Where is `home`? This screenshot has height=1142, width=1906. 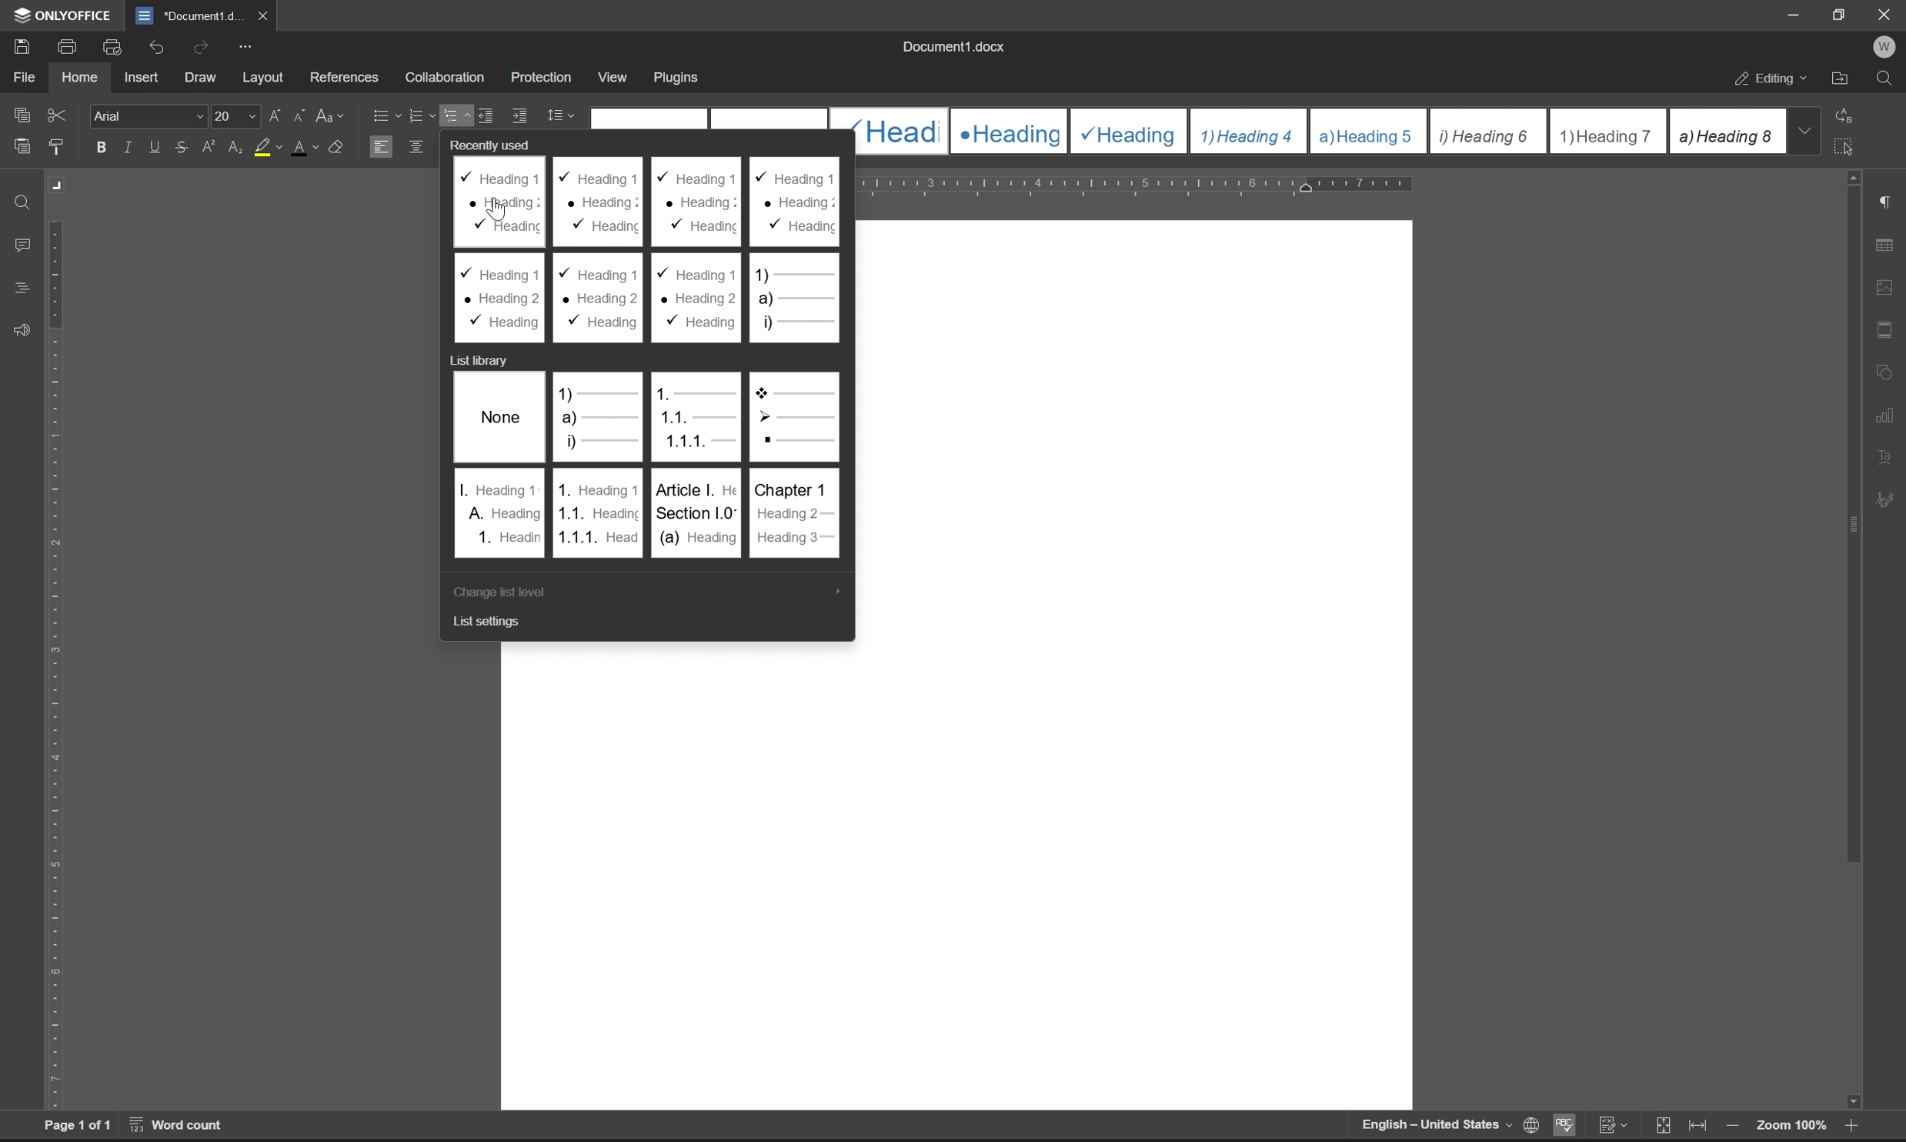
home is located at coordinates (78, 75).